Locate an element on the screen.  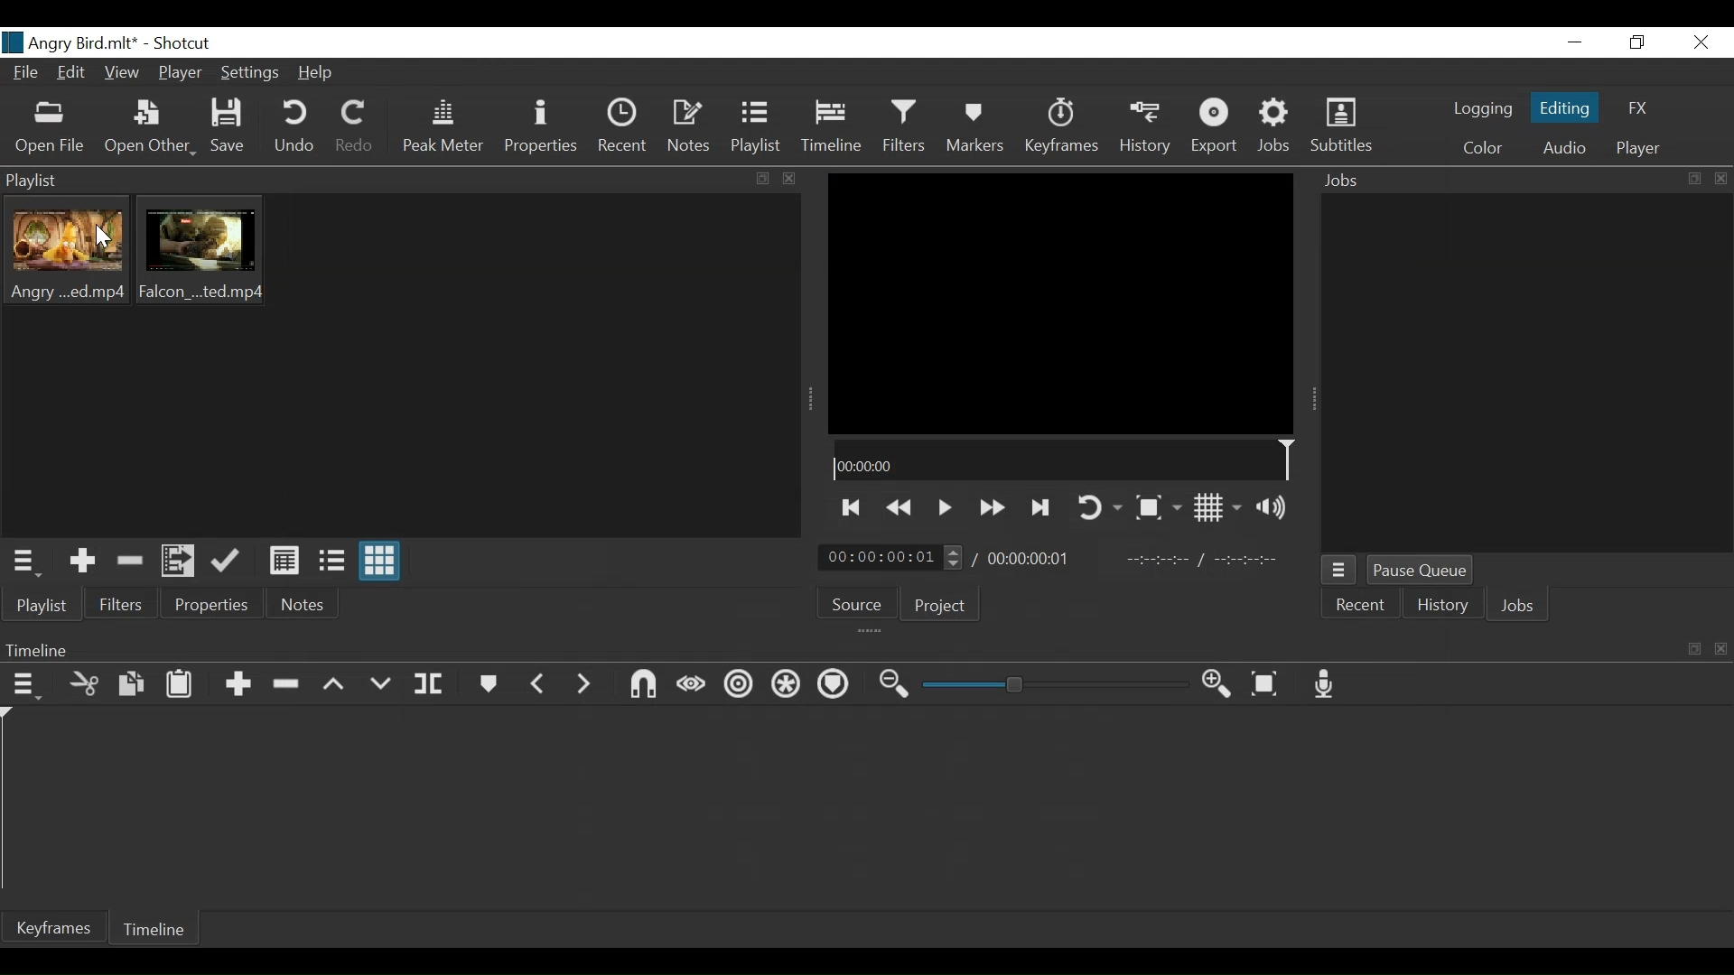
Shotcut is located at coordinates (187, 42).